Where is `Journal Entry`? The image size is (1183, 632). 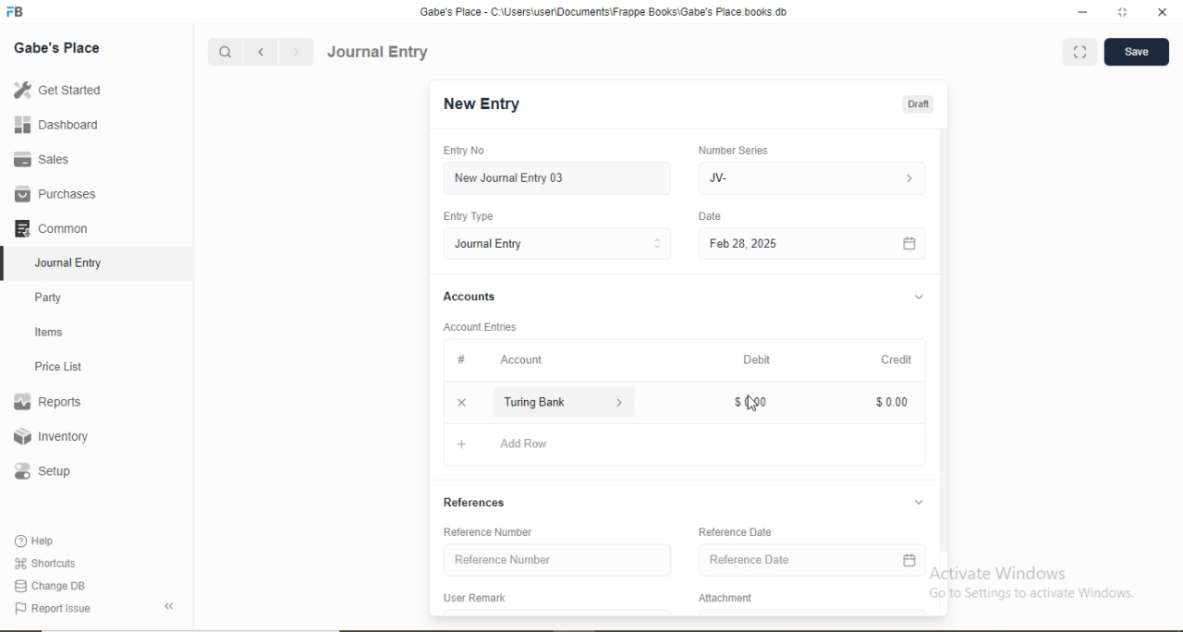 Journal Entry is located at coordinates (379, 52).